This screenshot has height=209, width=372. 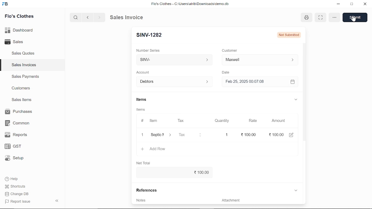 I want to click on options, so click(x=335, y=17).